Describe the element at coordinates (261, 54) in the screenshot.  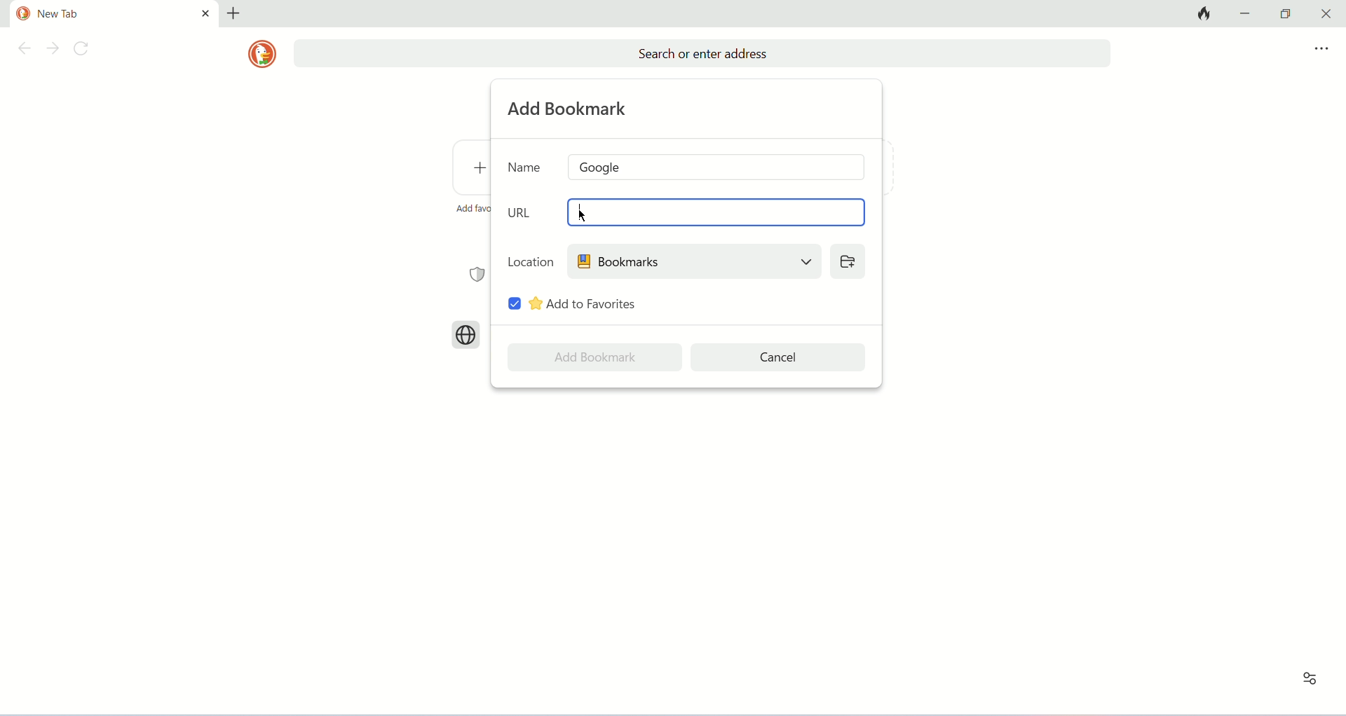
I see `logo` at that location.